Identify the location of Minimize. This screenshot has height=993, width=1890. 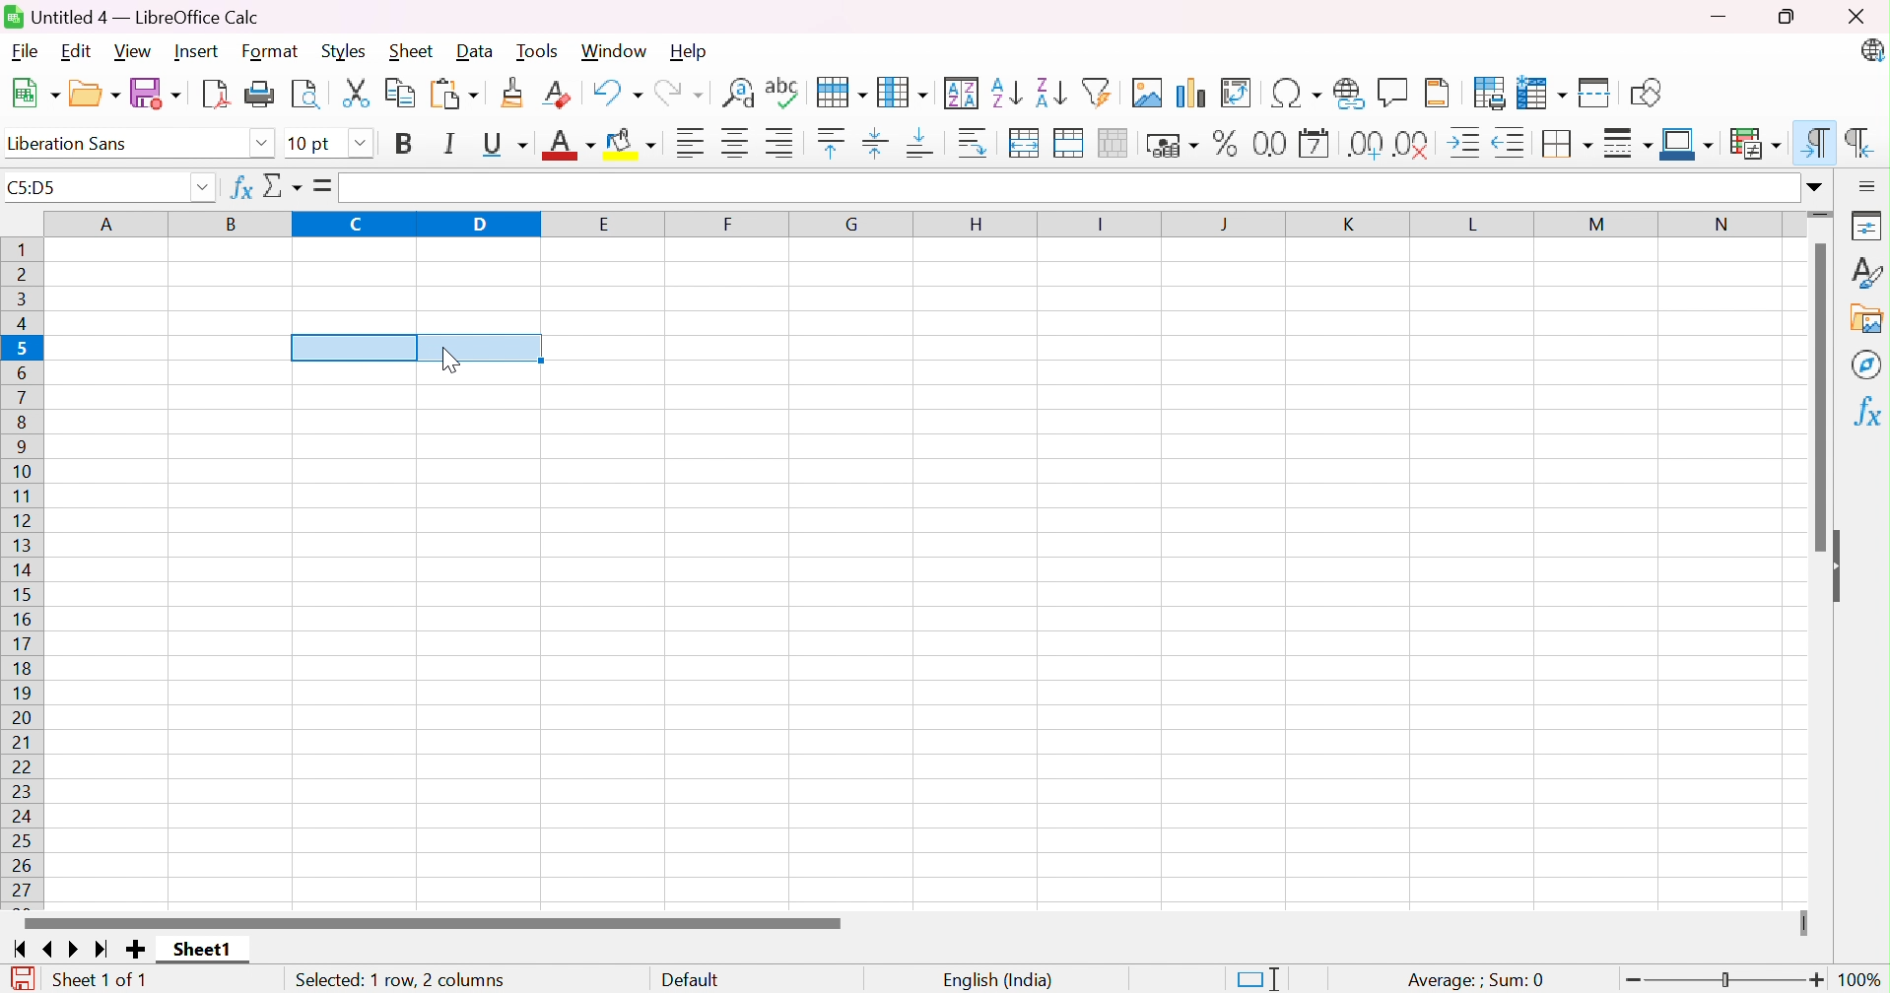
(1717, 17).